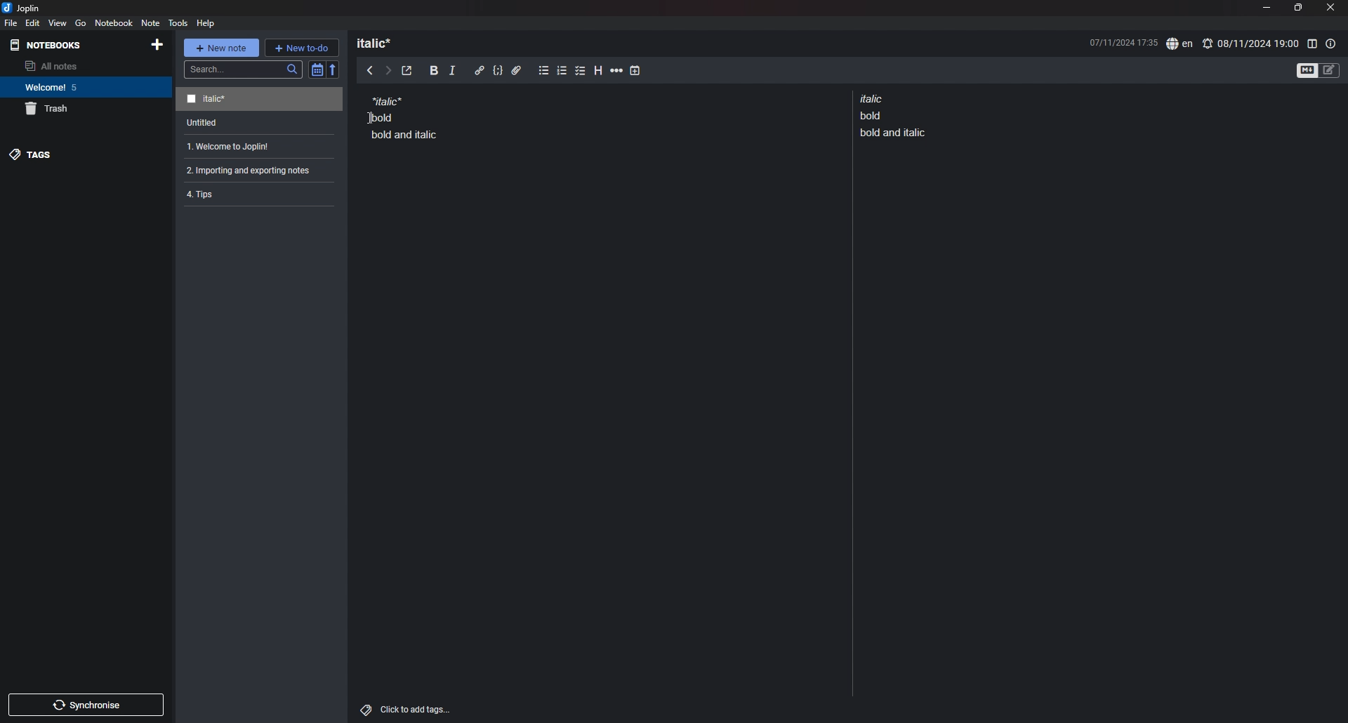 This screenshot has height=723, width=1348. What do you see at coordinates (581, 72) in the screenshot?
I see `checkbox` at bounding box center [581, 72].